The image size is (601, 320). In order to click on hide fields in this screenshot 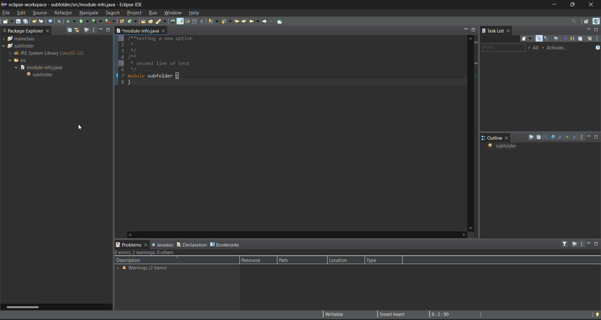, I will do `click(553, 137)`.